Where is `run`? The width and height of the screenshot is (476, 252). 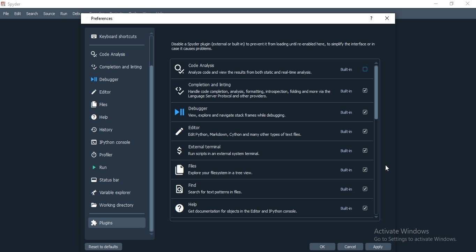
run is located at coordinates (115, 167).